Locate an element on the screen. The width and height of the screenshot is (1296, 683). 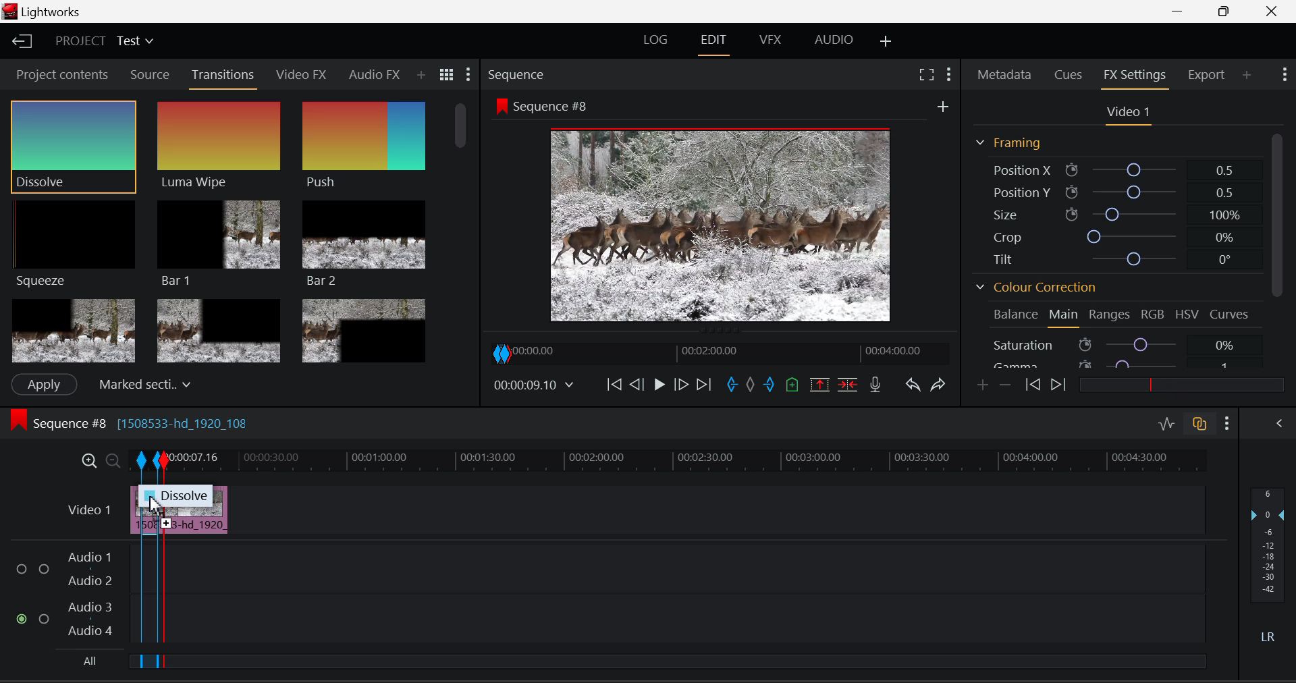
Audio 1 is located at coordinates (90, 557).